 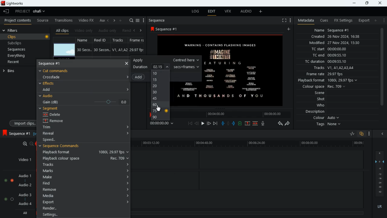 I want to click on sequence, so click(x=16, y=133).